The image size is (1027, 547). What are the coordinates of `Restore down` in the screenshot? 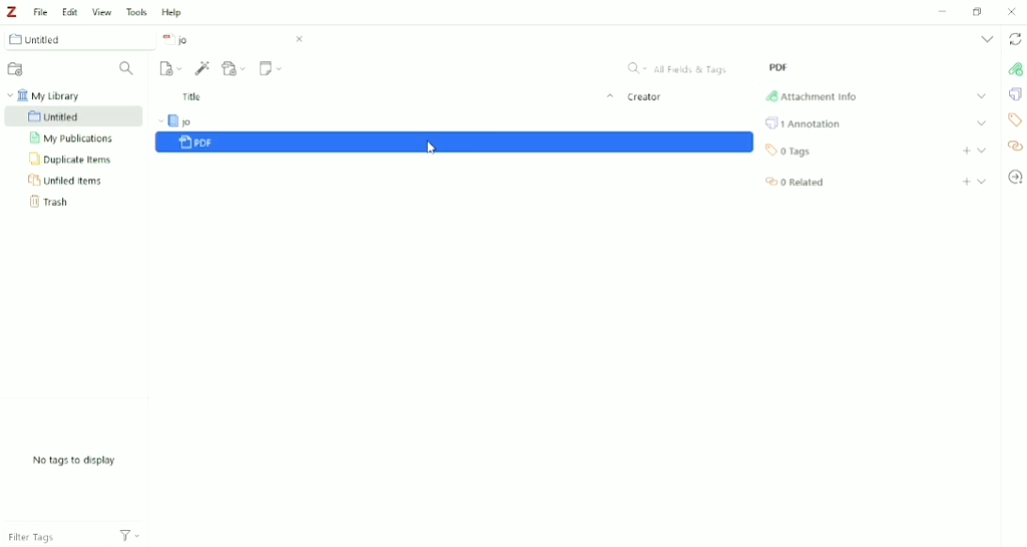 It's located at (978, 12).